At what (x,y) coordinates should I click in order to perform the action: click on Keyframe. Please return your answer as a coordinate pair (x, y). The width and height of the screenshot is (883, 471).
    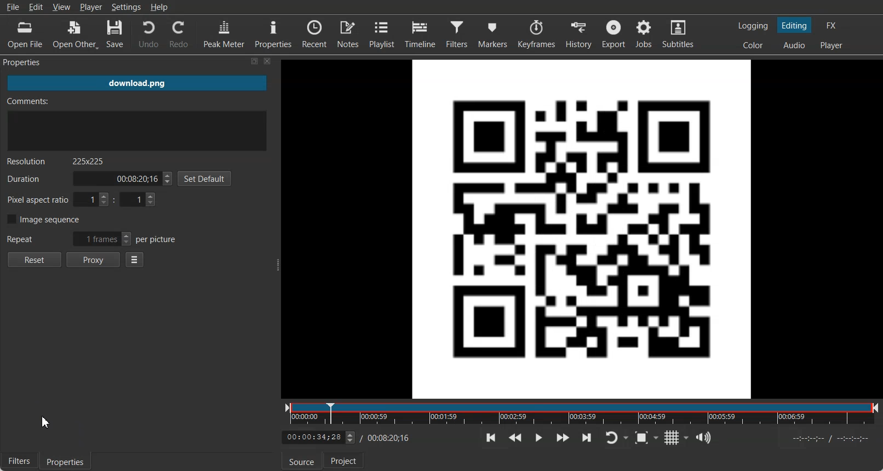
    Looking at the image, I should click on (535, 34).